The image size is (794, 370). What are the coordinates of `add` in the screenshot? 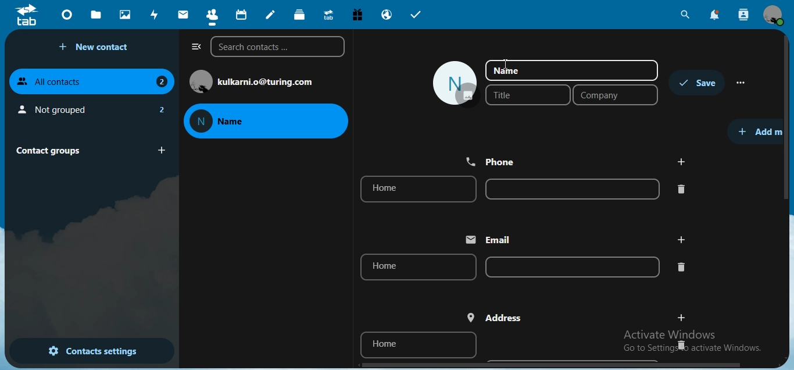 It's located at (680, 239).